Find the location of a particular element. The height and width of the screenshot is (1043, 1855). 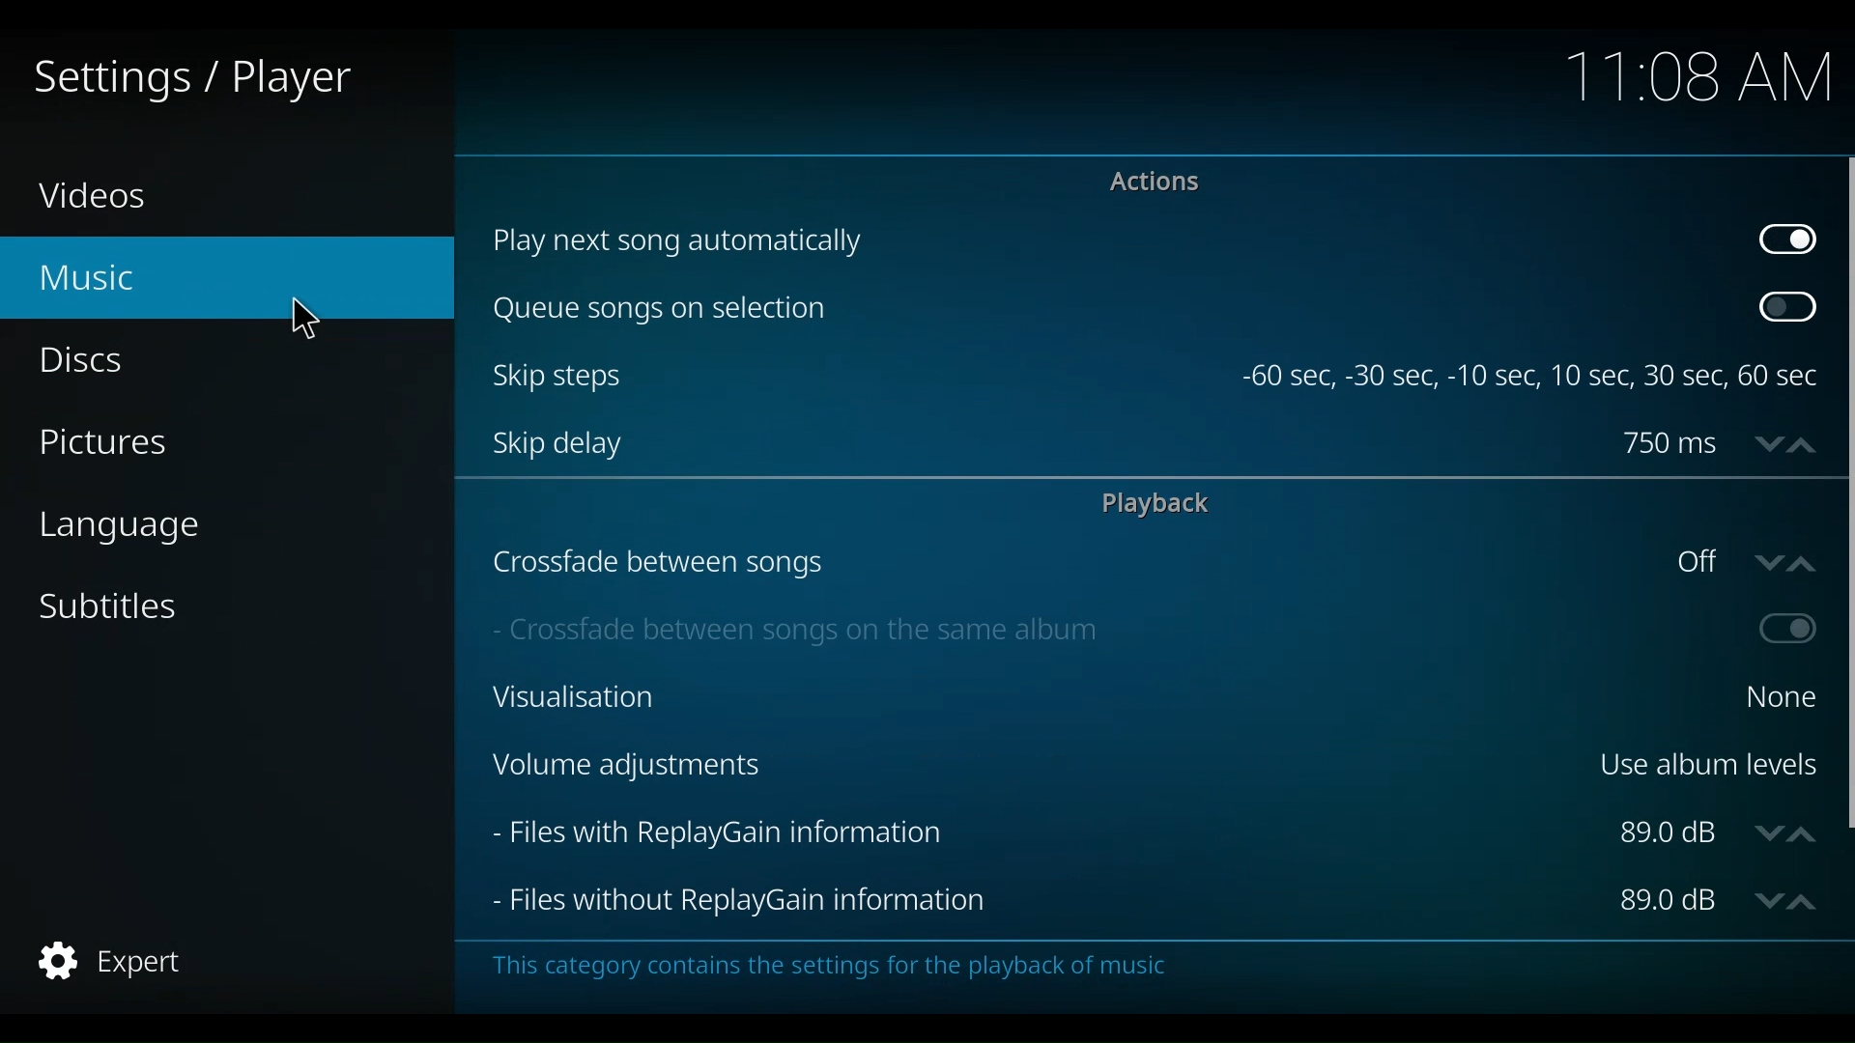

Cursor is located at coordinates (308, 320).